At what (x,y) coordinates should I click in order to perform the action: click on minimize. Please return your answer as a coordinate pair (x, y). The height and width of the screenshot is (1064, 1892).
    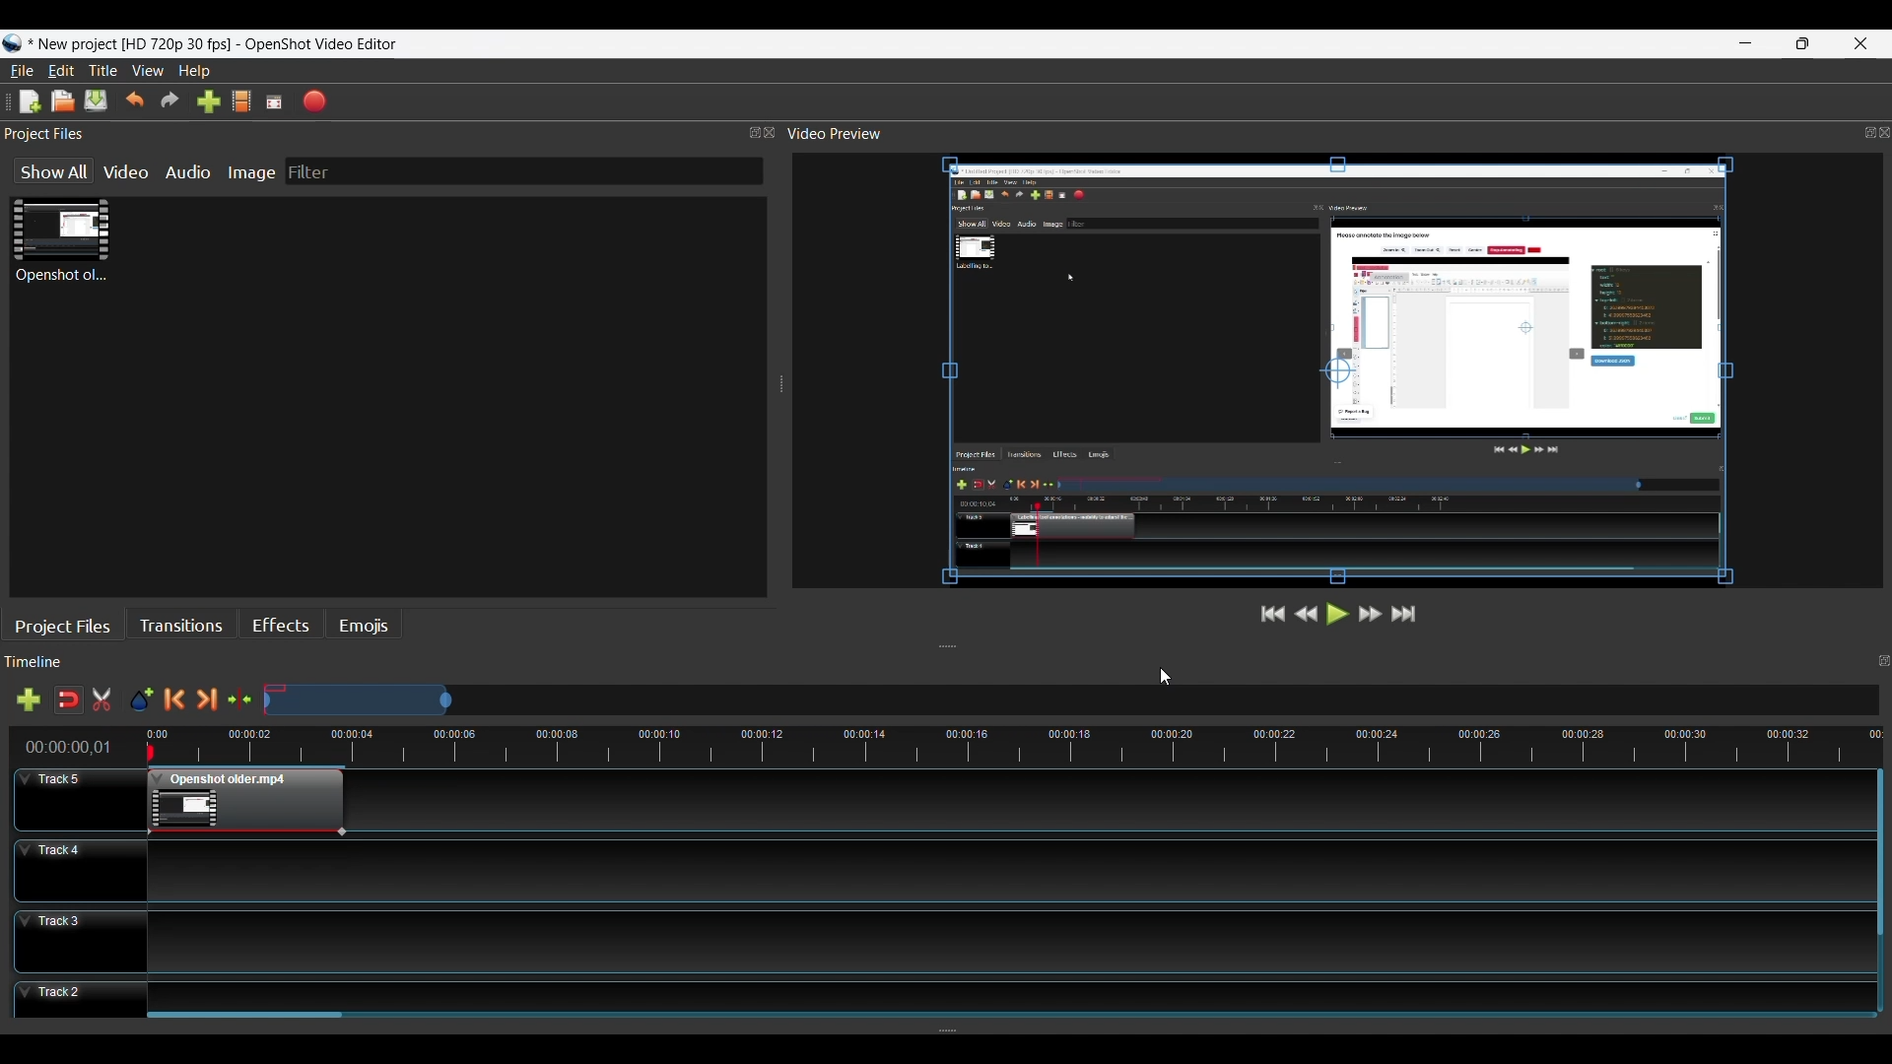
    Looking at the image, I should click on (1748, 43).